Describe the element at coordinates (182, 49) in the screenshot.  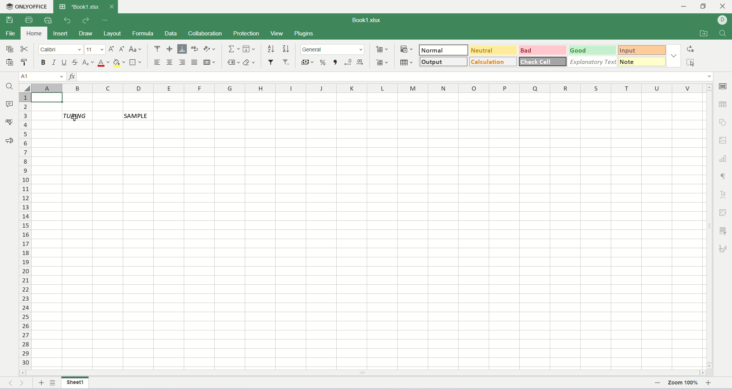
I see `align bottom` at that location.